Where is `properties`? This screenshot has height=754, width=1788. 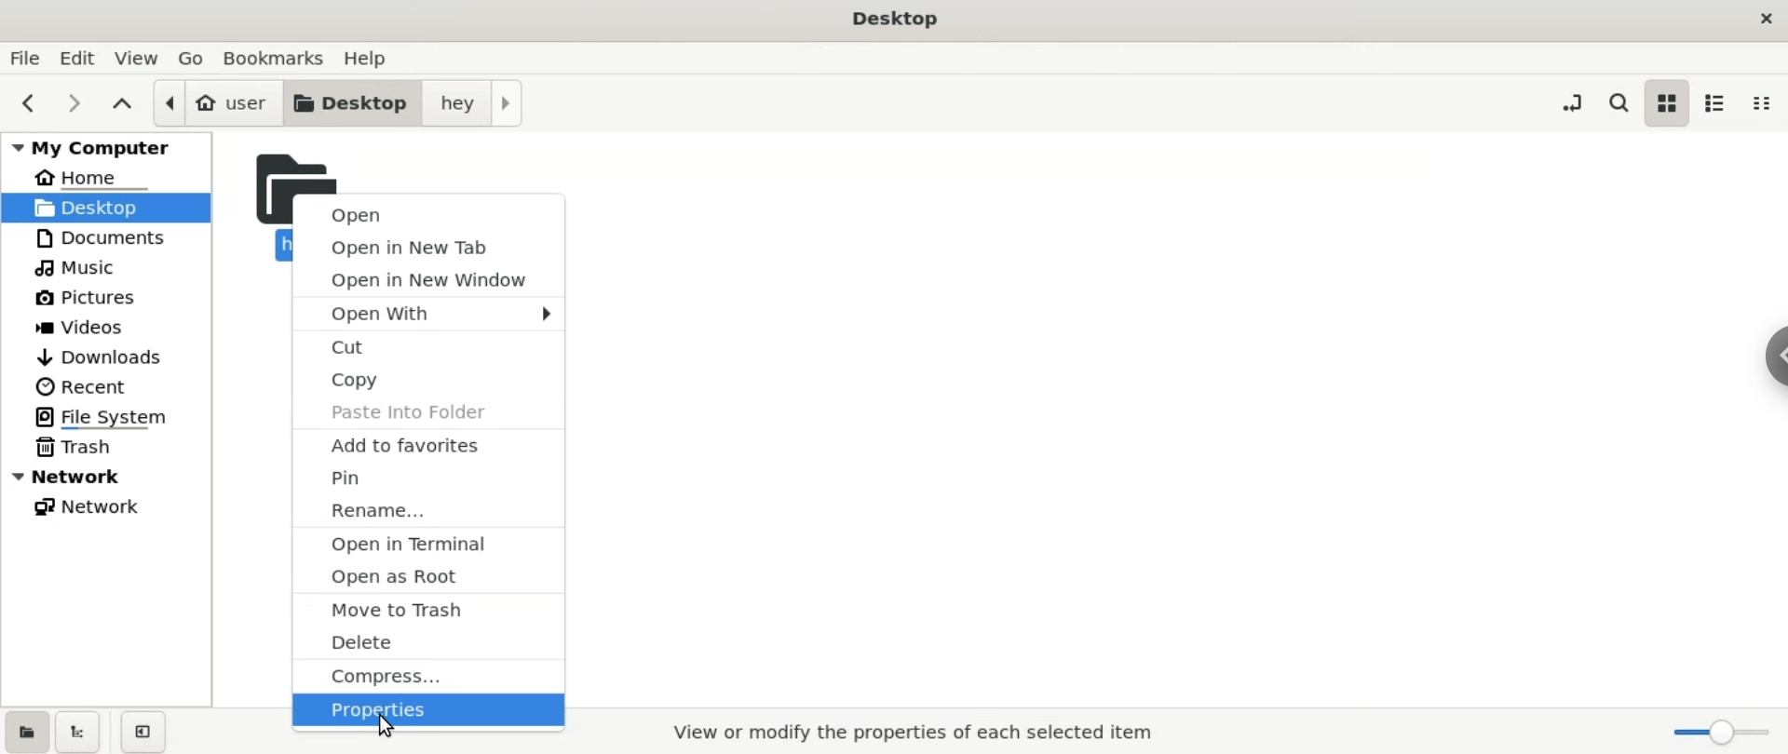 properties is located at coordinates (427, 711).